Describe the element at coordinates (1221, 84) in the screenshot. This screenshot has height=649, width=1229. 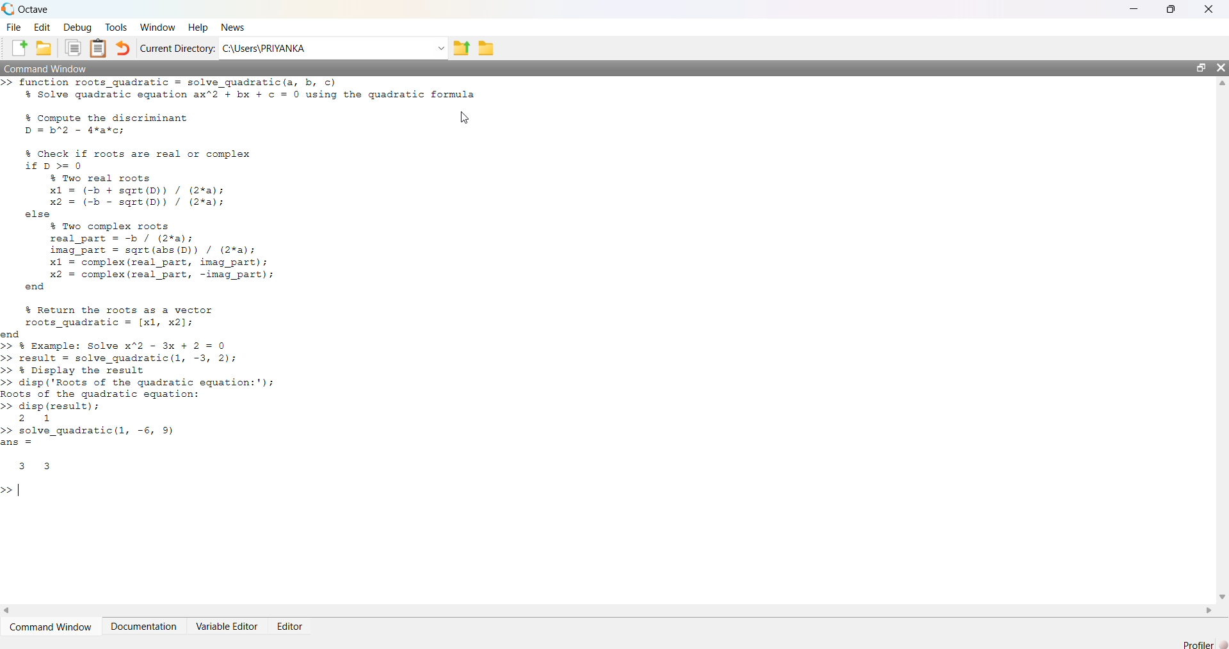
I see `Up` at that location.